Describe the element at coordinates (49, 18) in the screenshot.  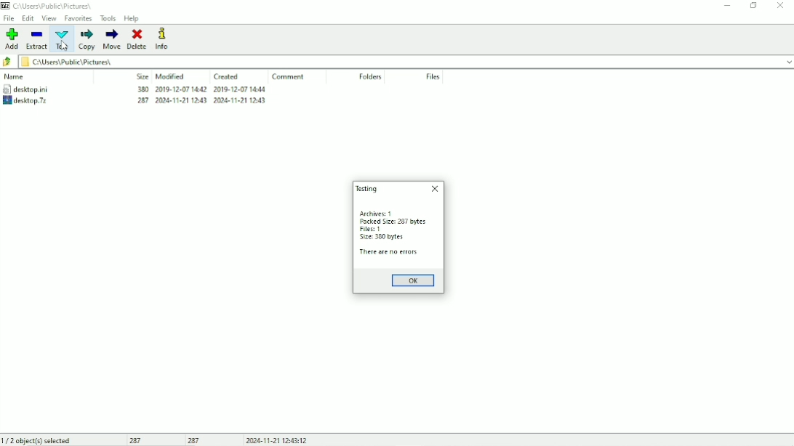
I see `View` at that location.